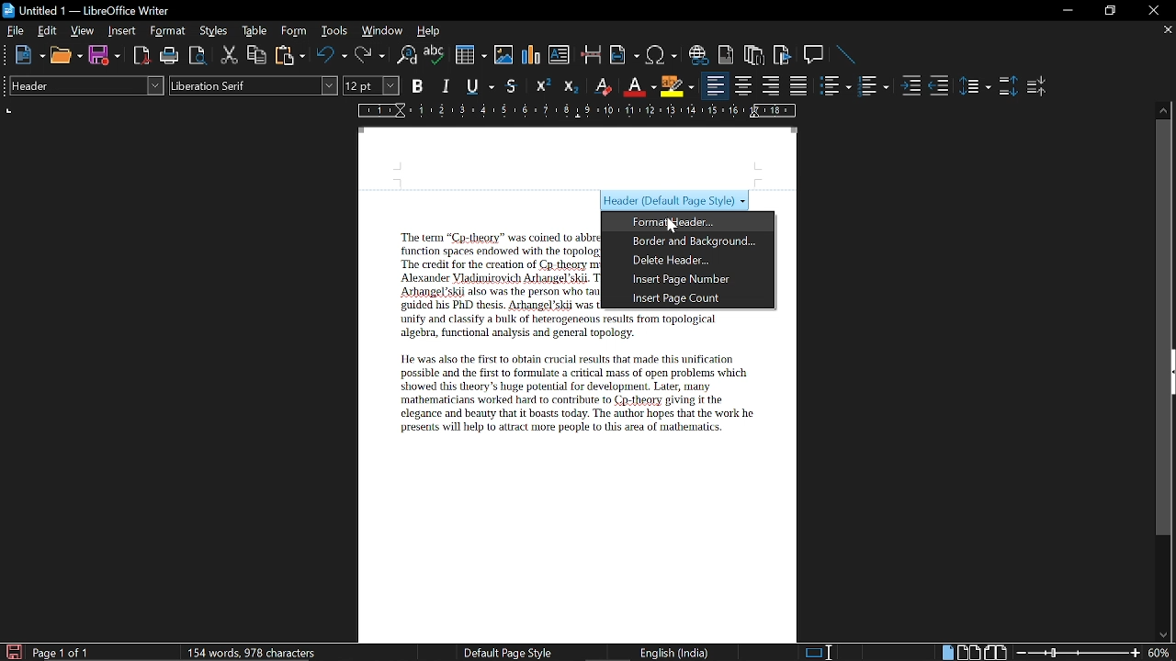  What do you see at coordinates (126, 30) in the screenshot?
I see `Insert` at bounding box center [126, 30].